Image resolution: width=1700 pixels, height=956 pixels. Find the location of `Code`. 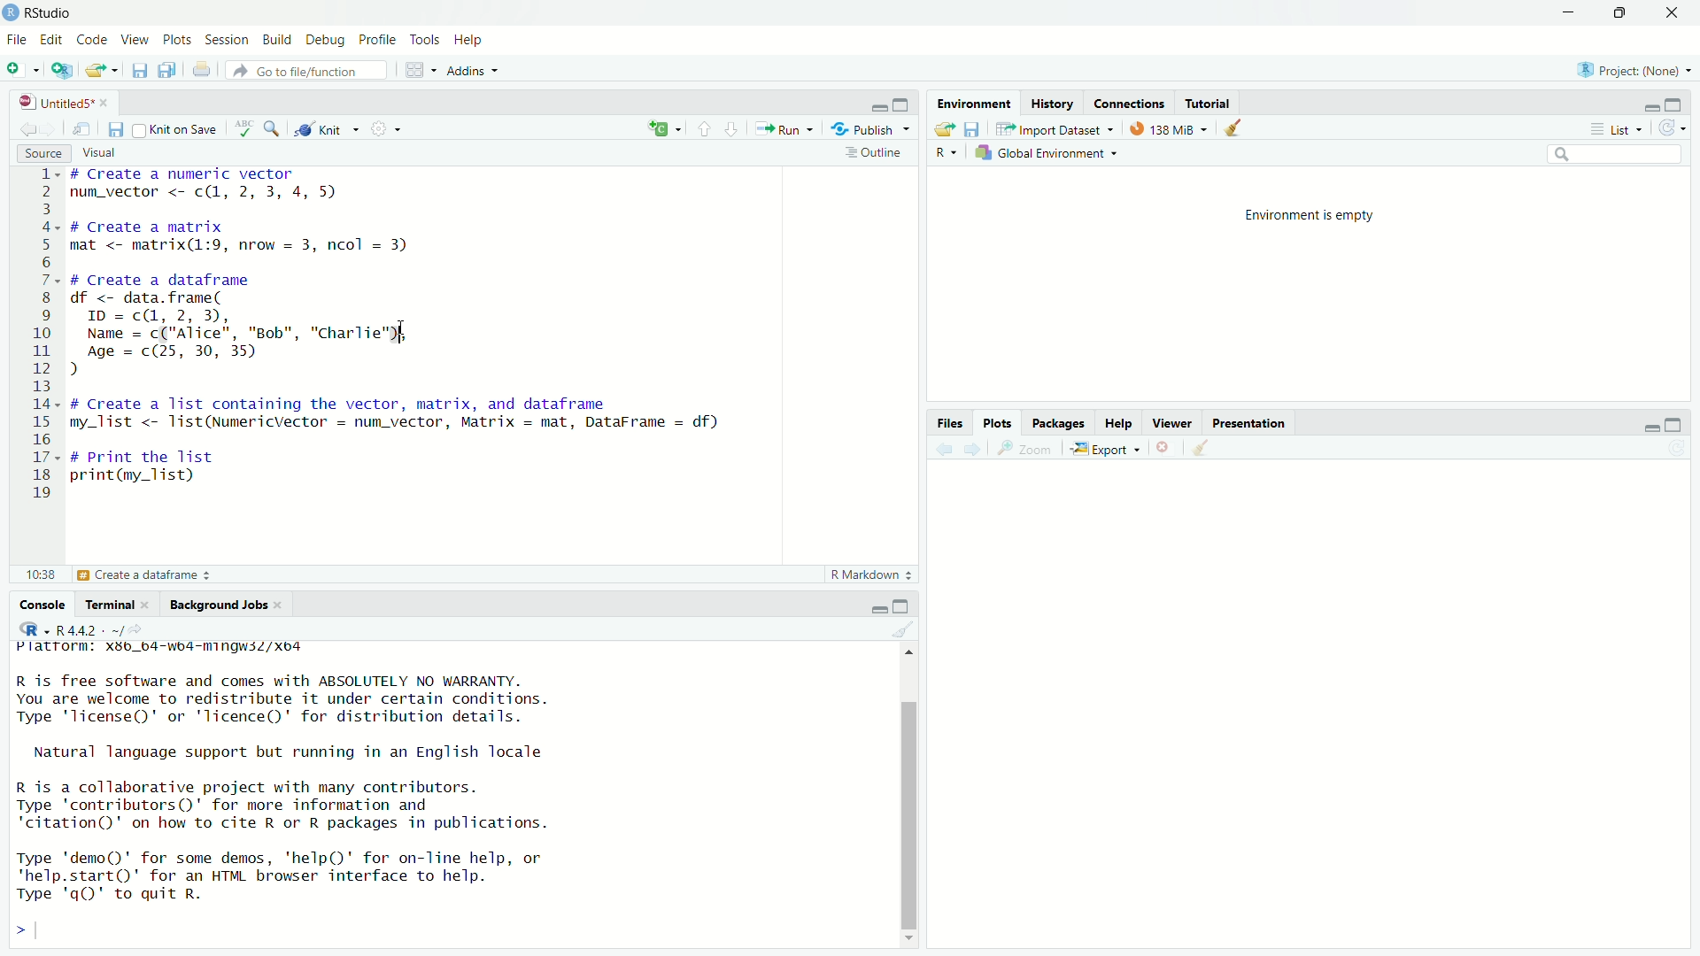

Code is located at coordinates (94, 41).